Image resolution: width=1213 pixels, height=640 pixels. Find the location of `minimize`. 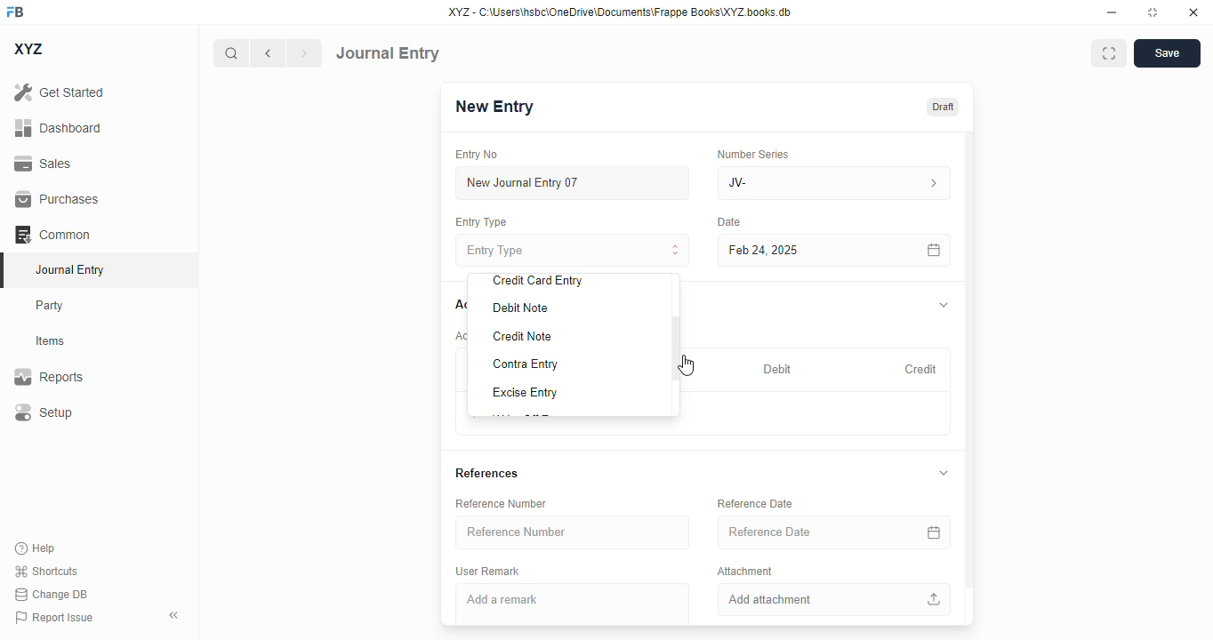

minimize is located at coordinates (1113, 12).